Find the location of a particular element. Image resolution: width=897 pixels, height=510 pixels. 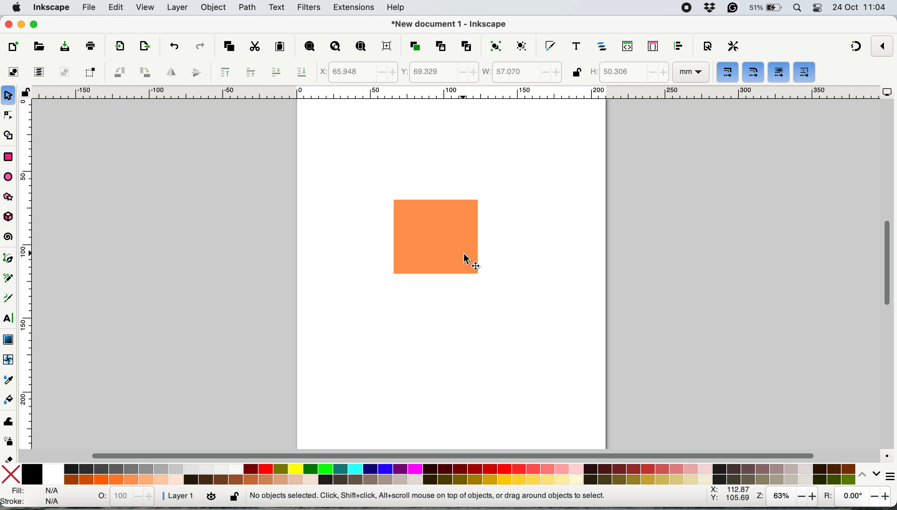

display options is located at coordinates (887, 92).